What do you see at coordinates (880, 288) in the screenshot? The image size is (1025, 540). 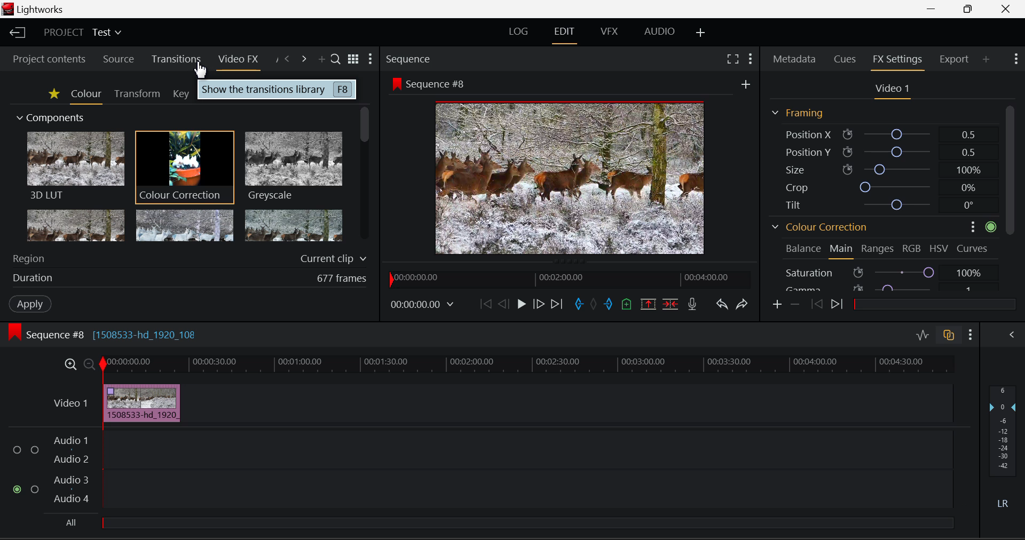 I see `Gamma` at bounding box center [880, 288].